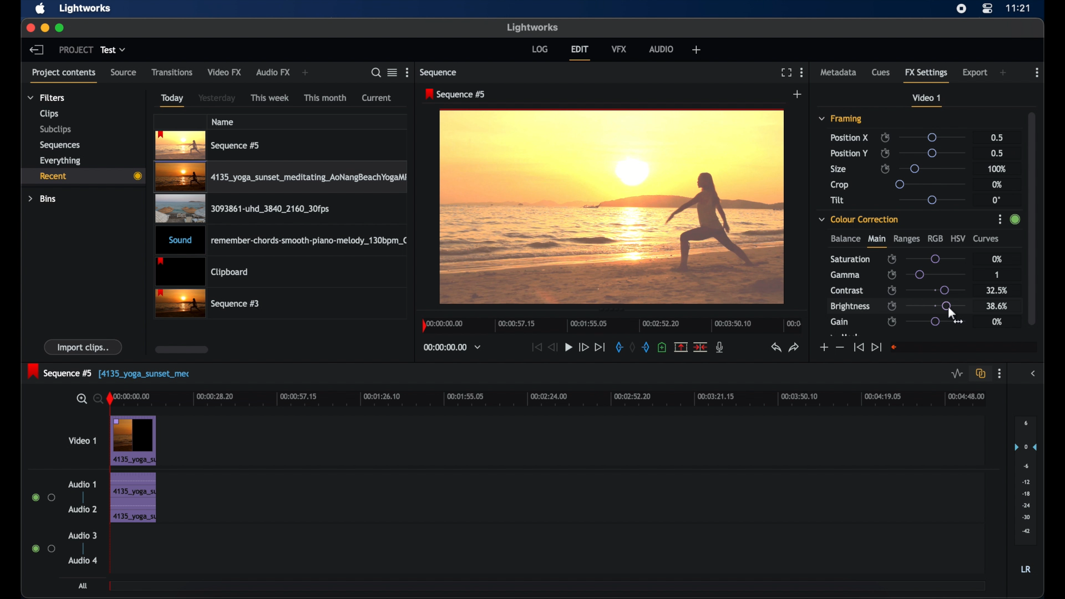  I want to click on slider, so click(936, 305).